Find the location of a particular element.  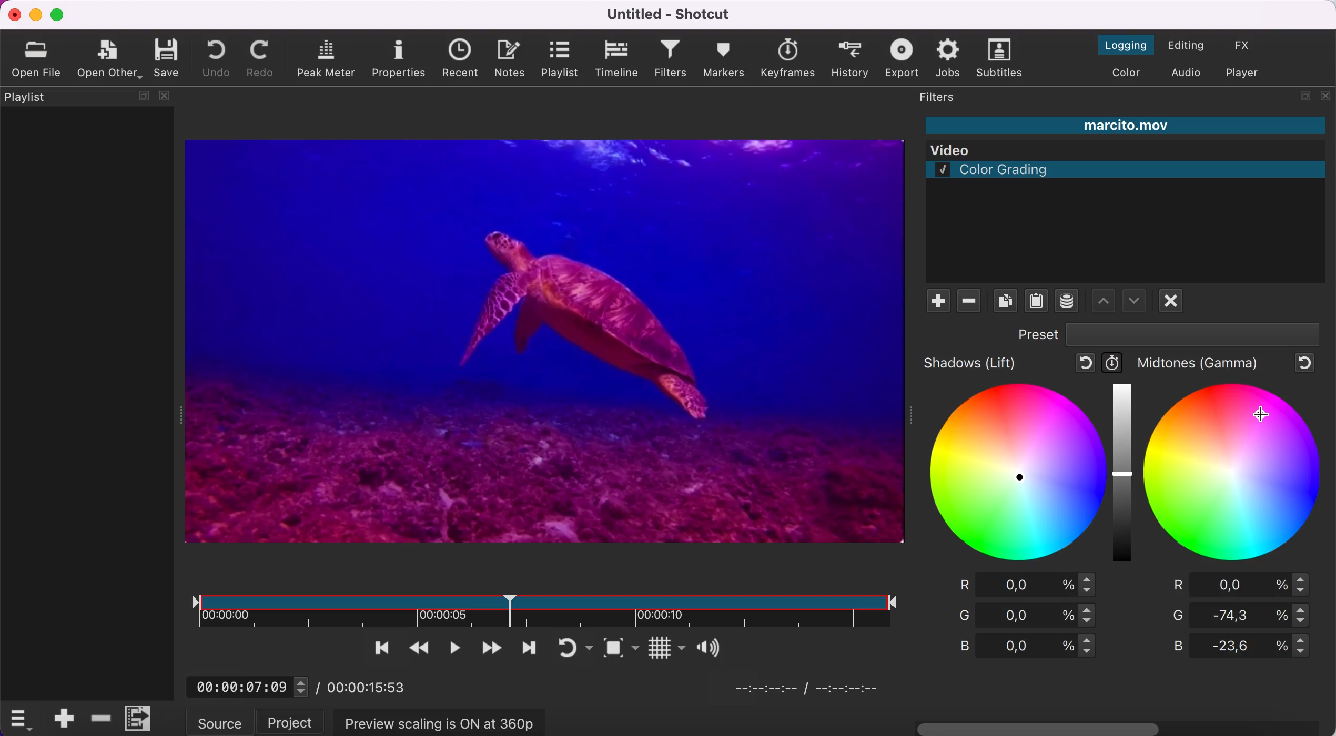

markers is located at coordinates (725, 60).